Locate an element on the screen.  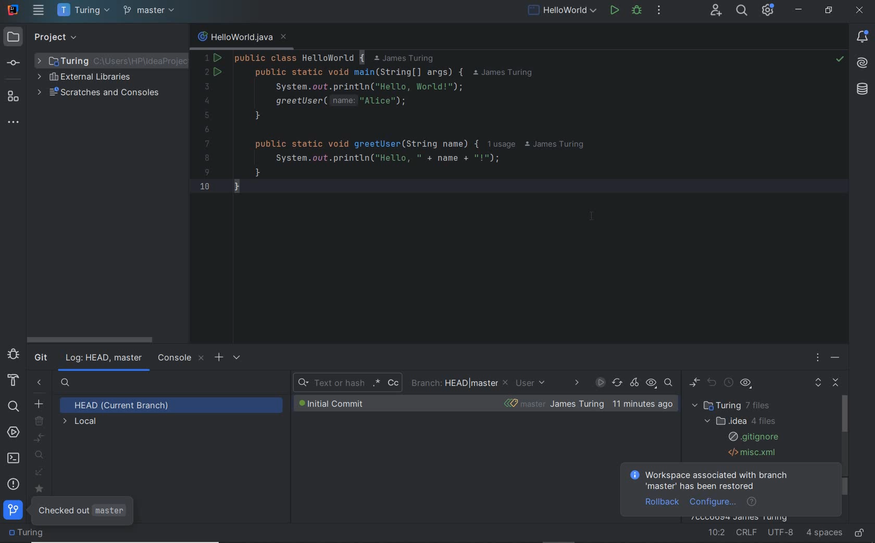
run is located at coordinates (615, 9).